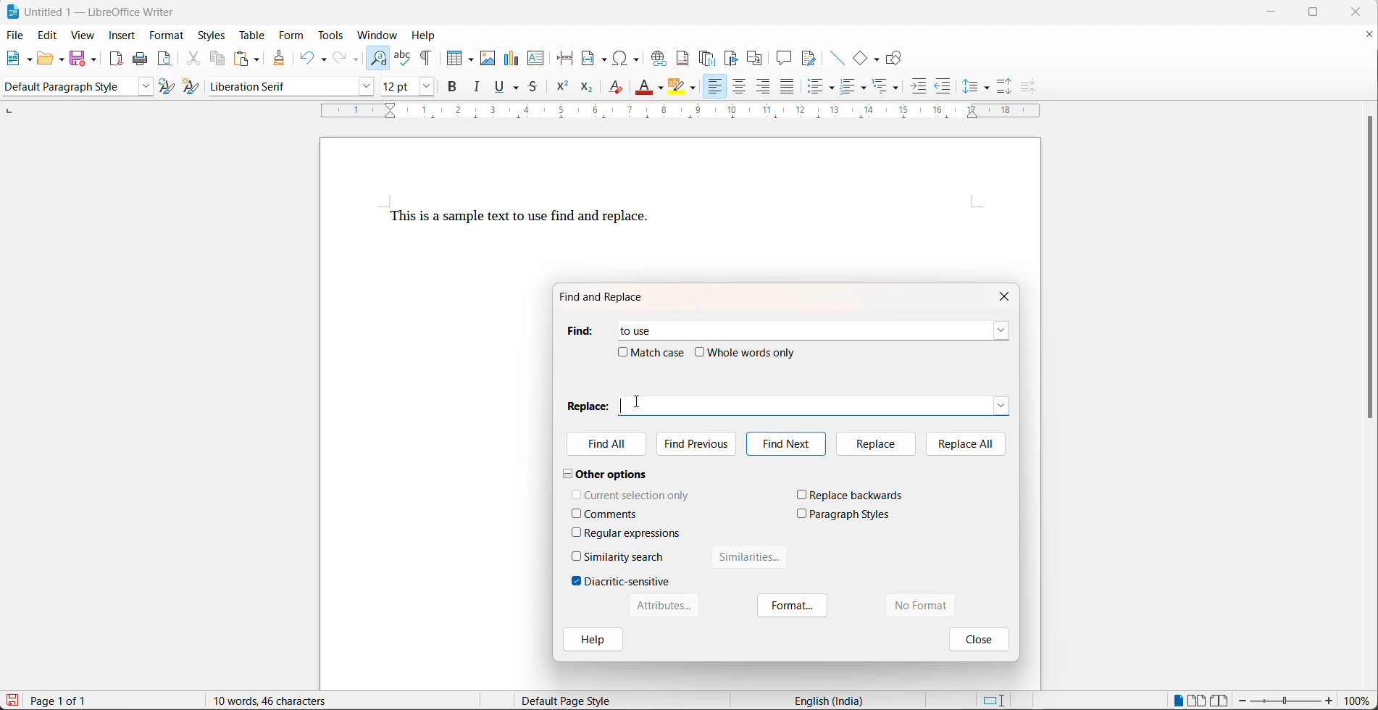  What do you see at coordinates (423, 88) in the screenshot?
I see `font size options` at bounding box center [423, 88].